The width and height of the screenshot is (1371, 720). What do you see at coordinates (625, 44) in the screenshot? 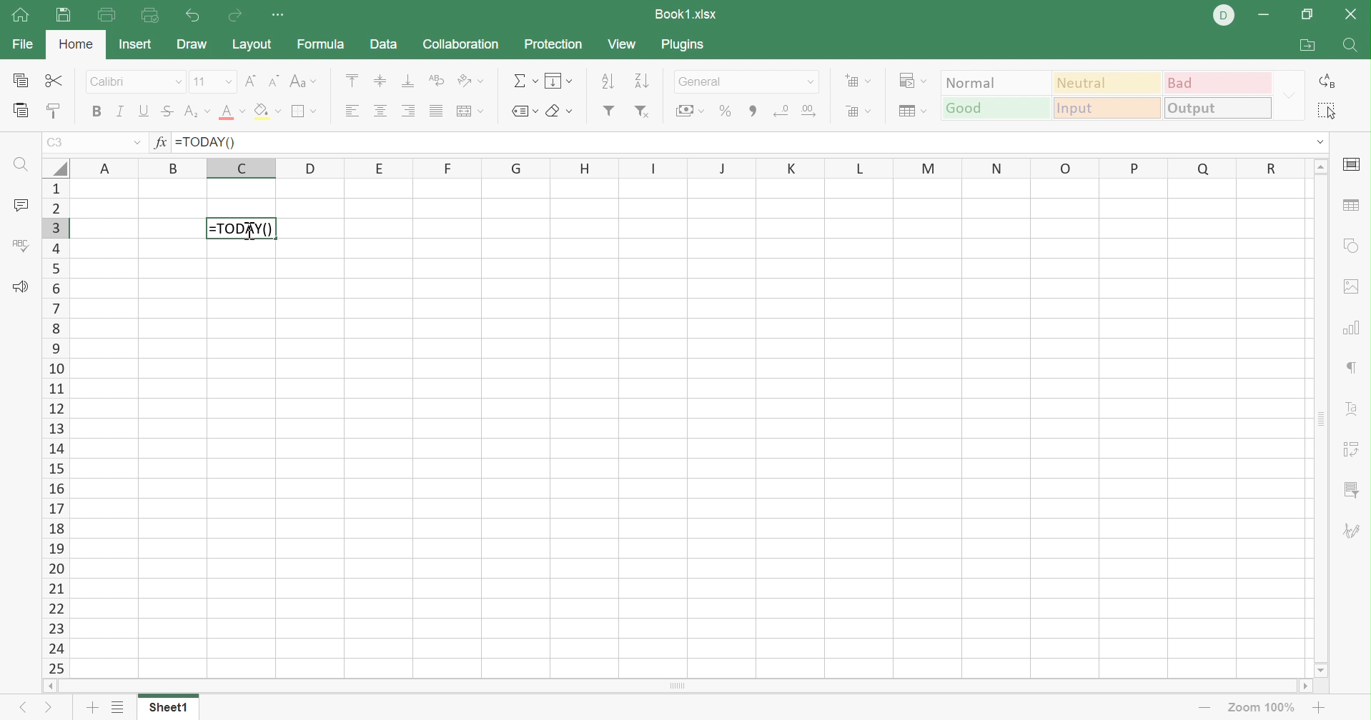
I see `View` at bounding box center [625, 44].